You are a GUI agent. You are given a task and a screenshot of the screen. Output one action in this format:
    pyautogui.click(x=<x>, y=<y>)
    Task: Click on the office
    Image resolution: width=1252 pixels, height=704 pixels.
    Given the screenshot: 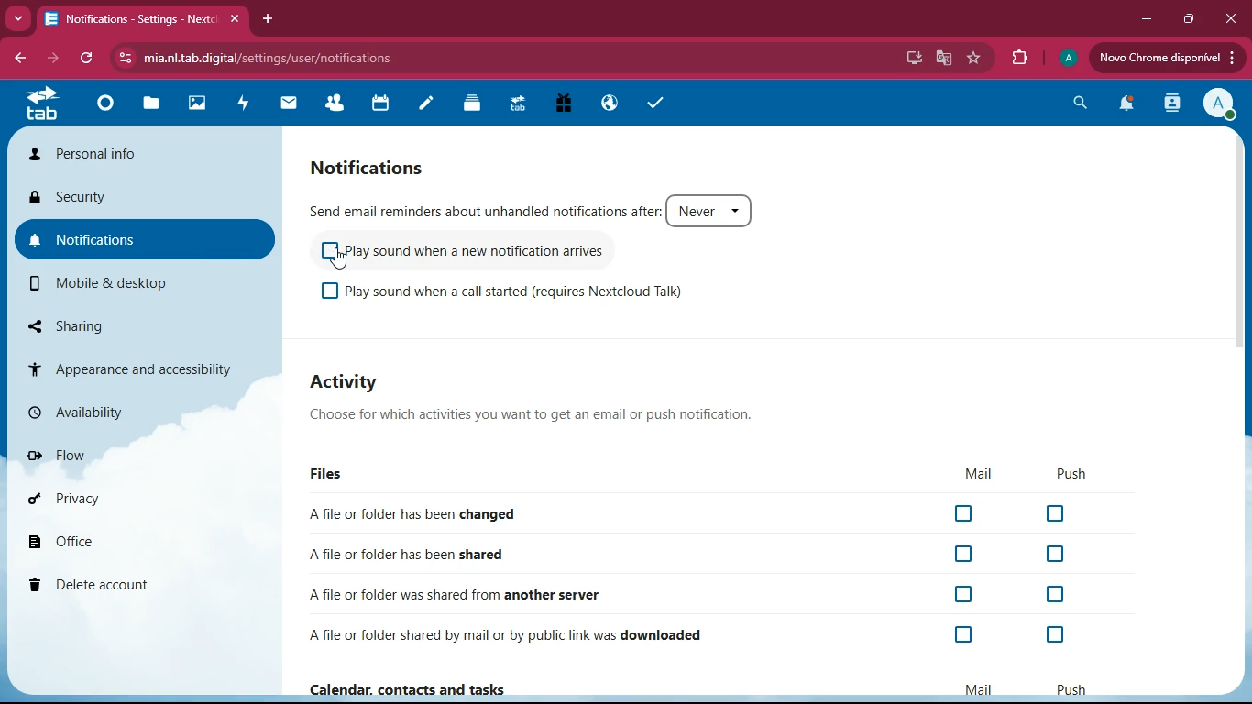 What is the action you would take?
    pyautogui.click(x=106, y=542)
    